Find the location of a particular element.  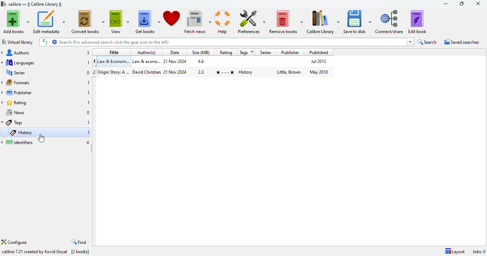

1 is located at coordinates (89, 82).